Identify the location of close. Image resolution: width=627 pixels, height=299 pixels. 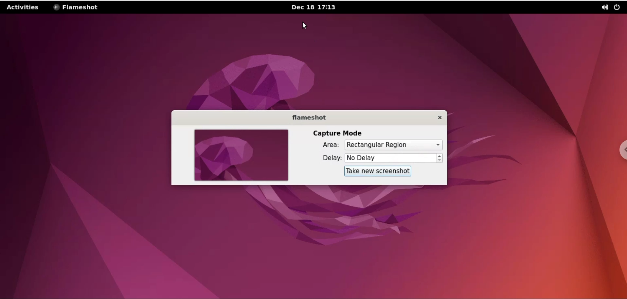
(441, 118).